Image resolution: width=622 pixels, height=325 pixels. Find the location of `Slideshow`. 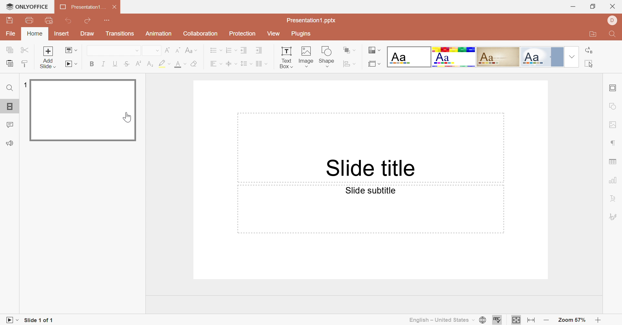

Slideshow is located at coordinates (7, 320).